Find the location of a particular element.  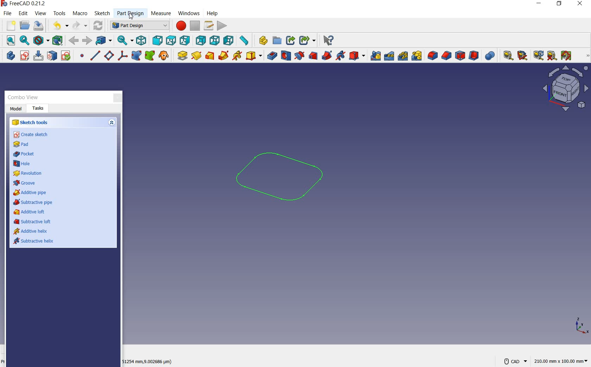

fit all is located at coordinates (10, 40).